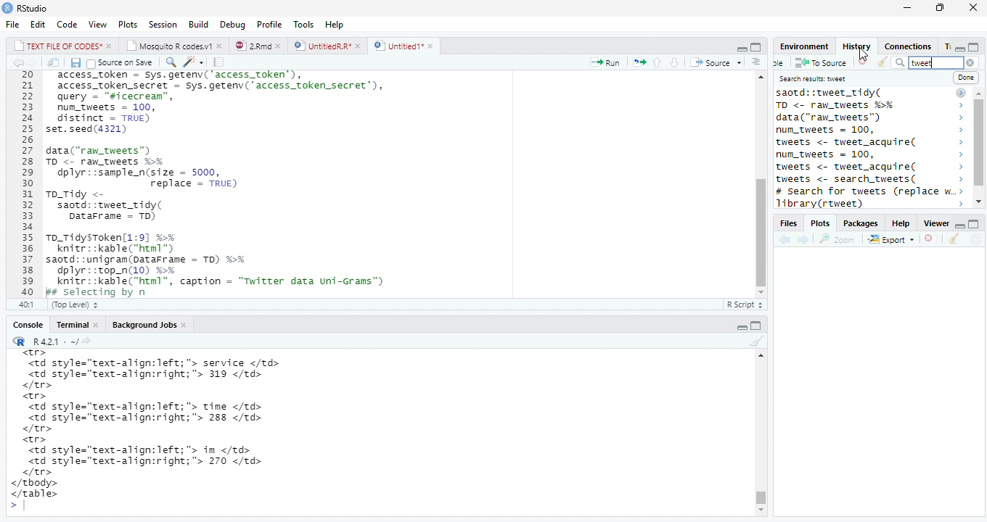 The image size is (987, 522). What do you see at coordinates (220, 193) in the screenshot?
I see `20 access_token - Sys.getenv('access_token’),
21 access_token_secret - sys.getenv( access_token secret’),
22 query - "sicecrean”,

23 num_tweets = 100,

24 distinct = TRUE)

25 set.seed(4321)

26

27 data("raw_tweets")

28 TD <- raw tweets H¥

29 dplyr::sample_n(size = 5000,

30 replace = TRUE)

31 To_Tidy <-

32 saotd::tweet_tidy(

33 Datarrame - TD)

34

35 To_TidysToken[1:9] %%

36 knitr::kable("html™)

37 saotd: :unigram(pataFrame = TD) %>%

38 dplyr::top_n(10) %%

39 knitr::kable("html”, caption = "Twitter data uni-Grams")
40 Bs selecting bv n` at bounding box center [220, 193].